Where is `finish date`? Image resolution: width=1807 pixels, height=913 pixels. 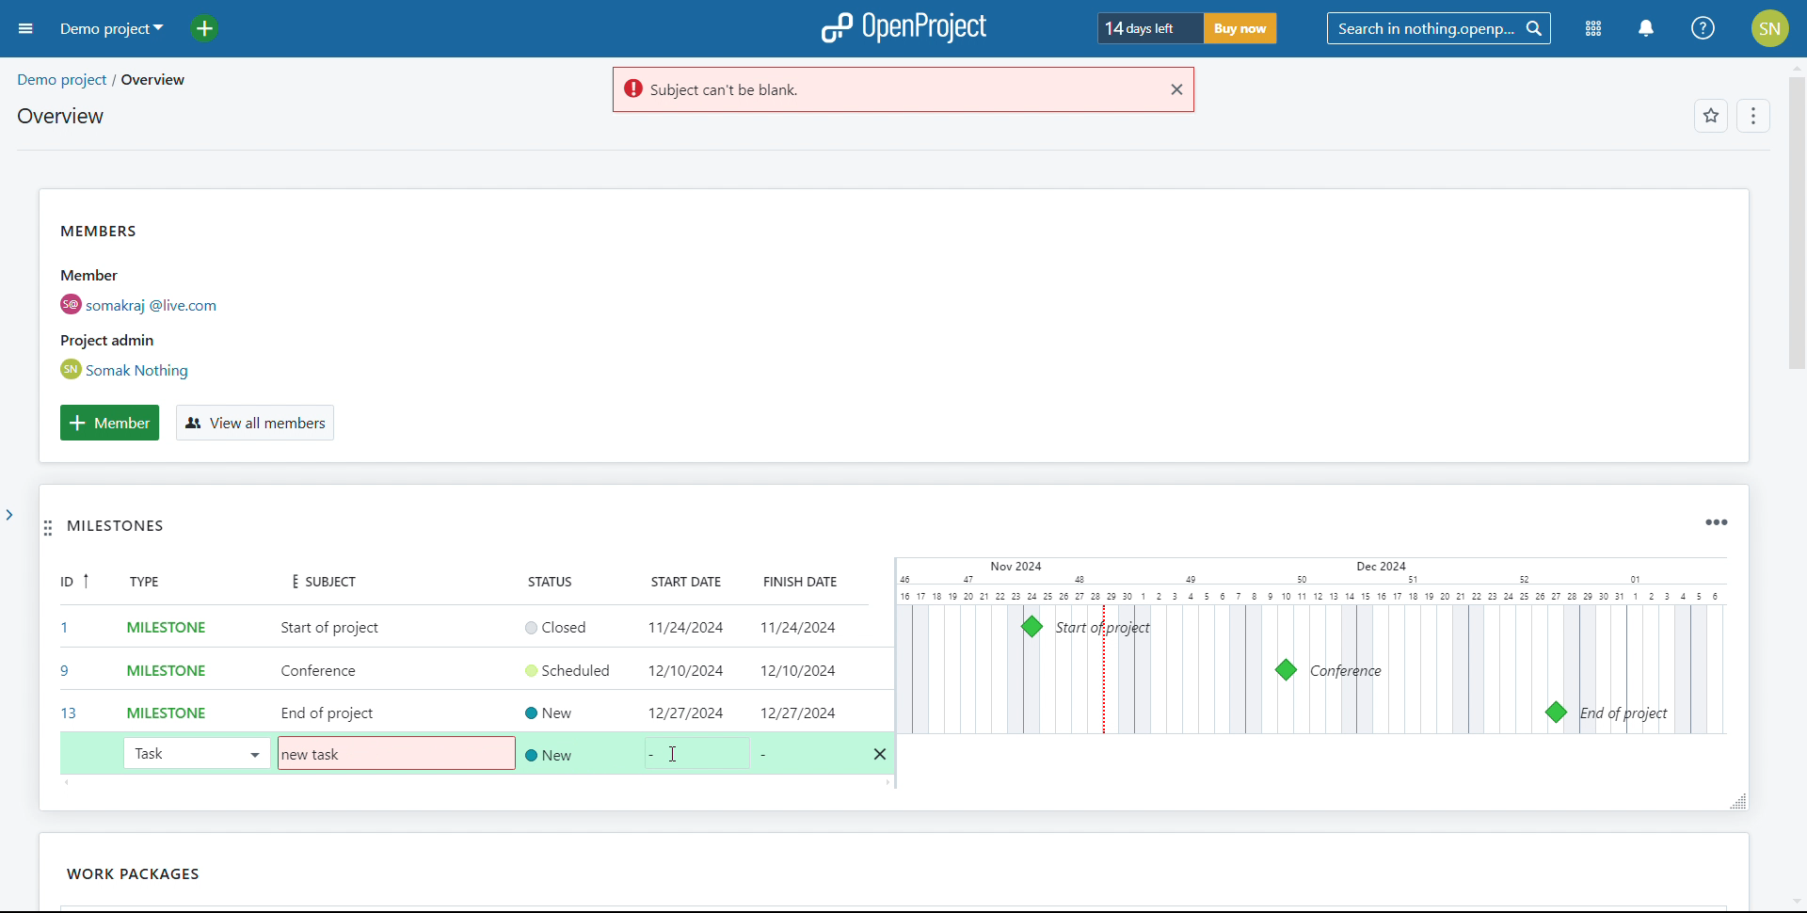 finish date is located at coordinates (792, 581).